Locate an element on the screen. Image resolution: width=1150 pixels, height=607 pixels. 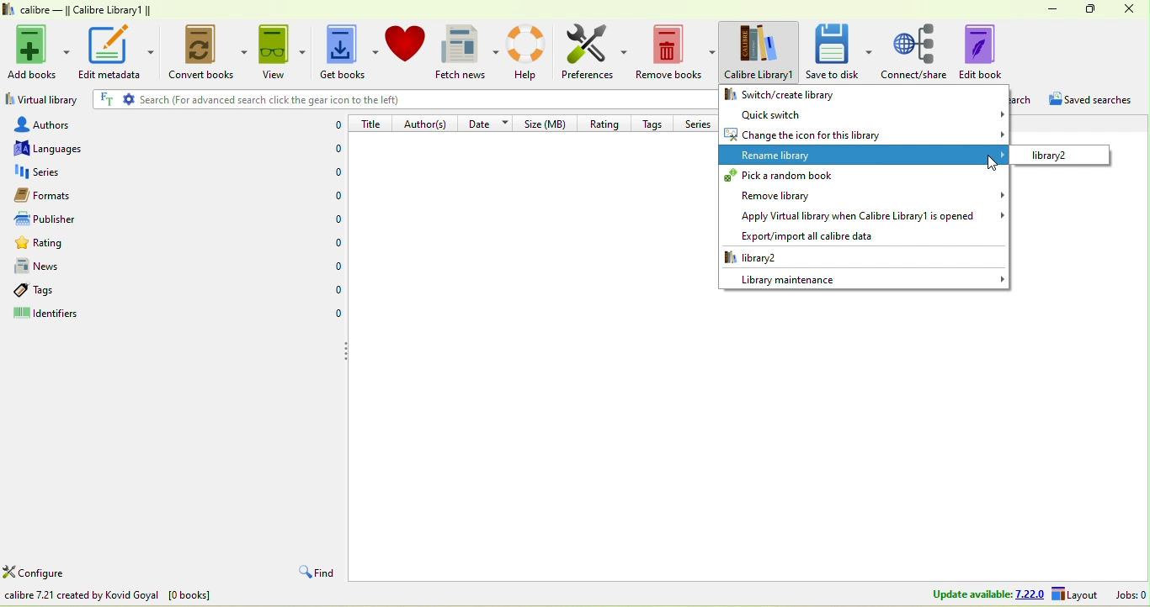
languages is located at coordinates (57, 148).